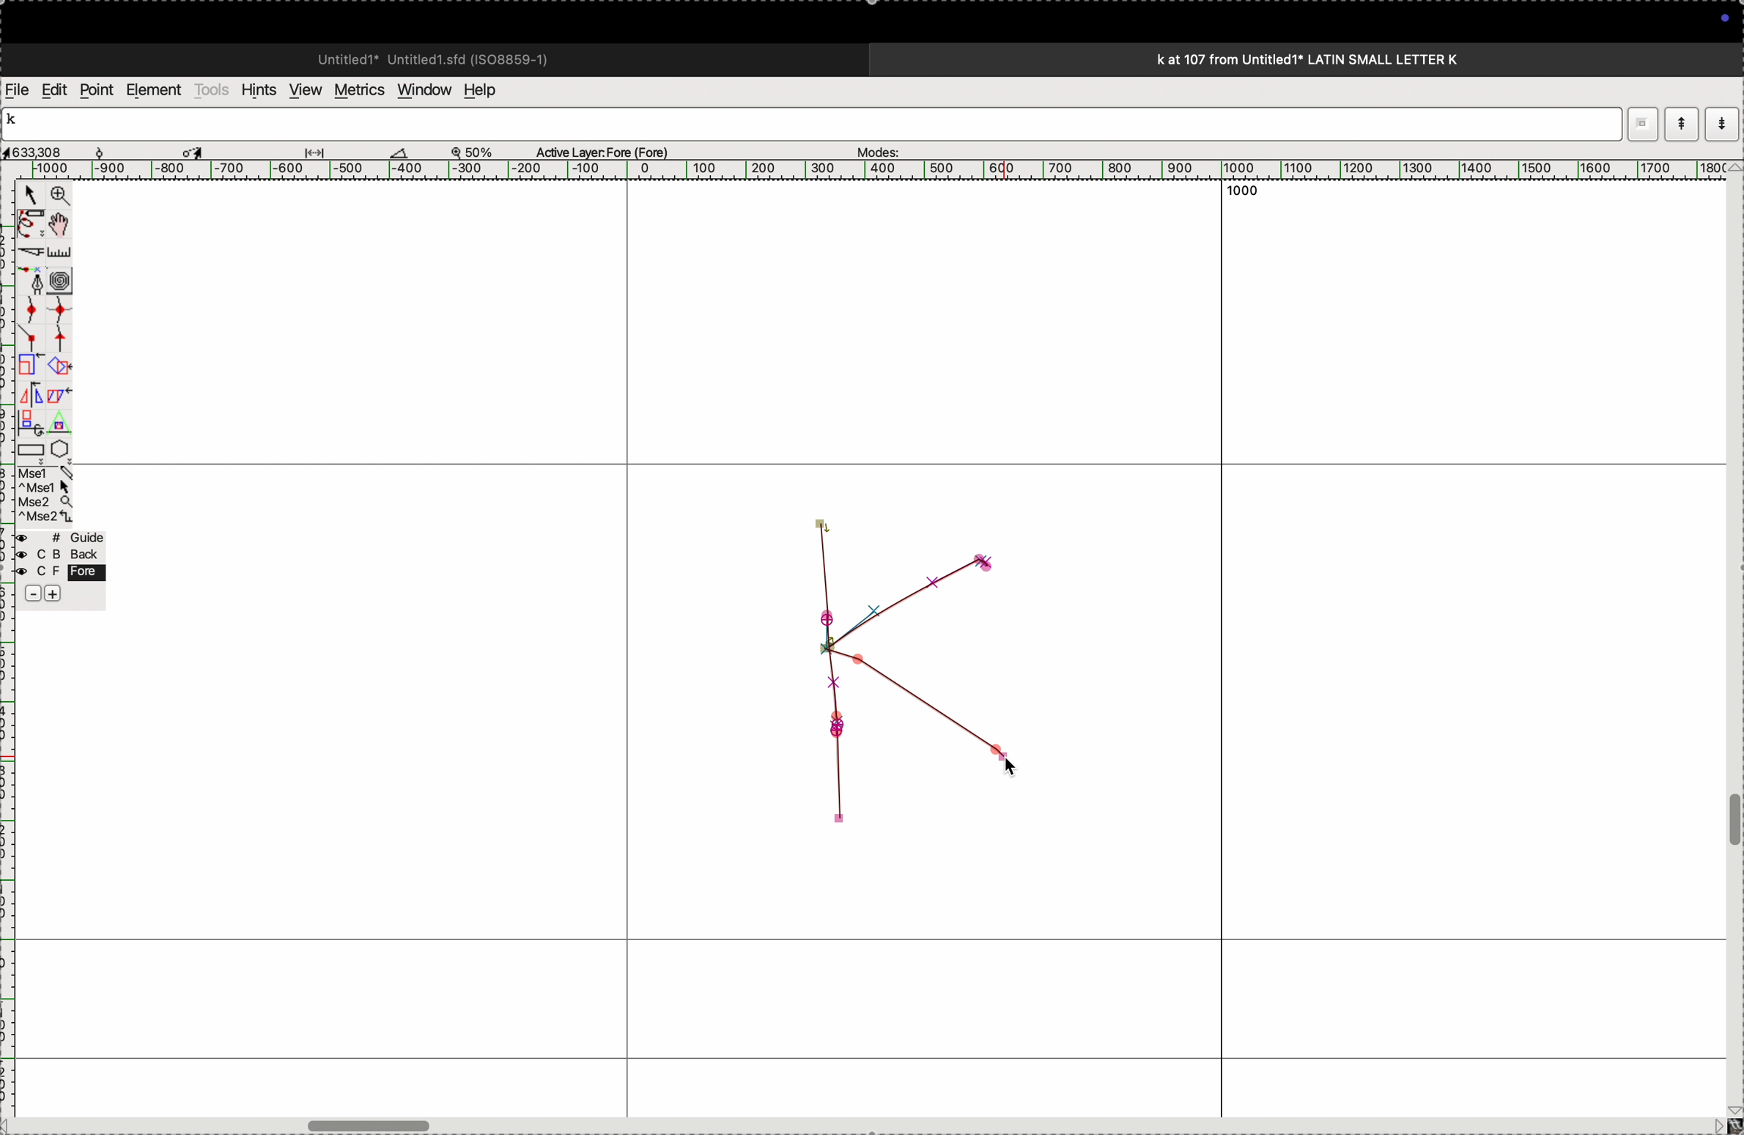  Describe the element at coordinates (18, 122) in the screenshot. I see `K` at that location.